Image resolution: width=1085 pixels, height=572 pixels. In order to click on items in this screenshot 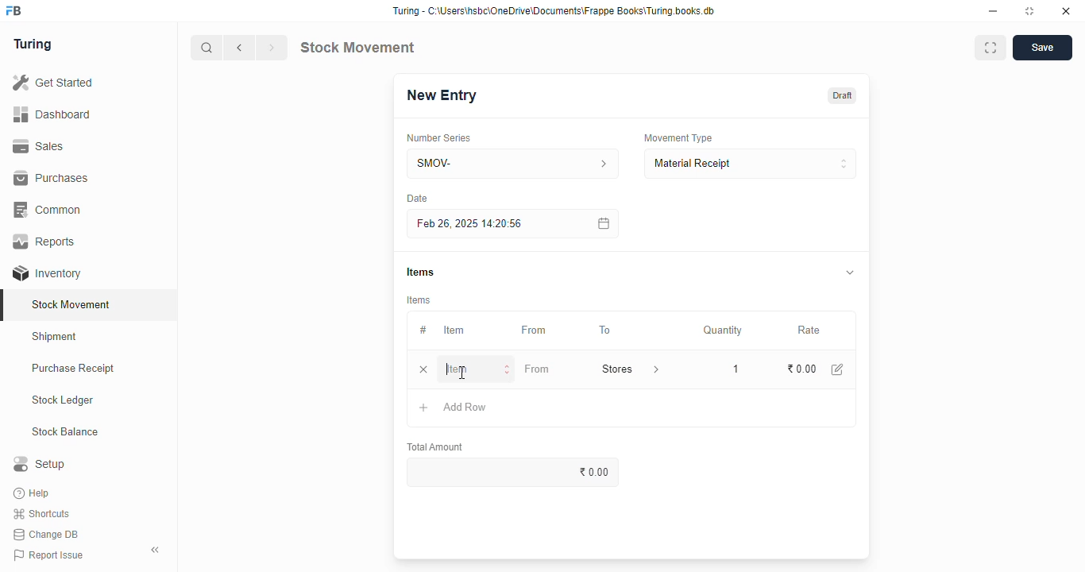, I will do `click(419, 300)`.